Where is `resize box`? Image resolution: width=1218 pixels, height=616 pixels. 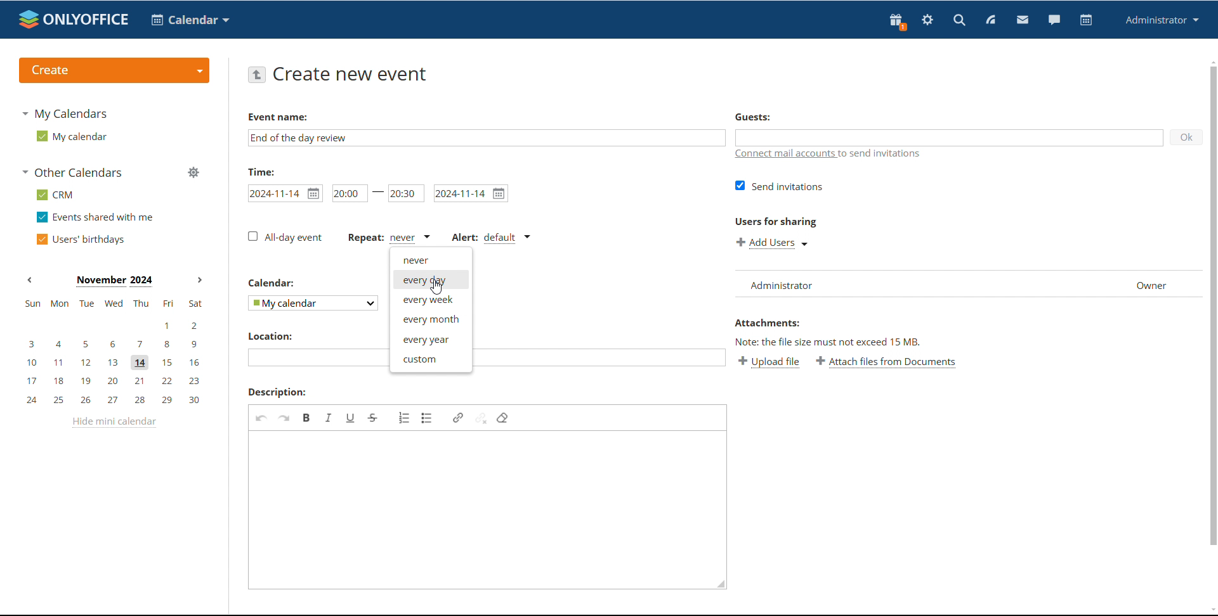 resize box is located at coordinates (718, 586).